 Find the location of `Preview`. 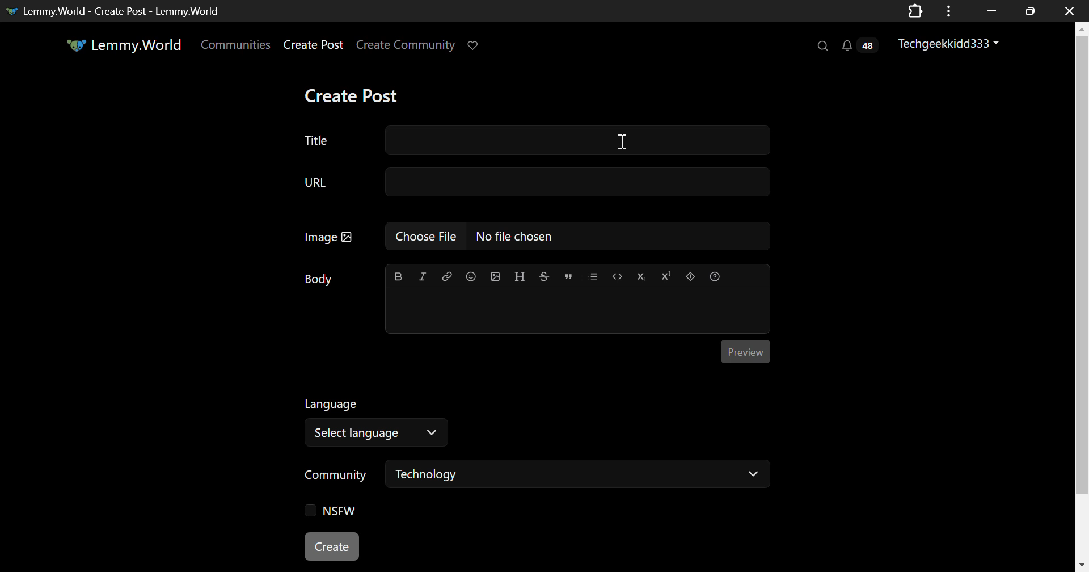

Preview is located at coordinates (745, 352).